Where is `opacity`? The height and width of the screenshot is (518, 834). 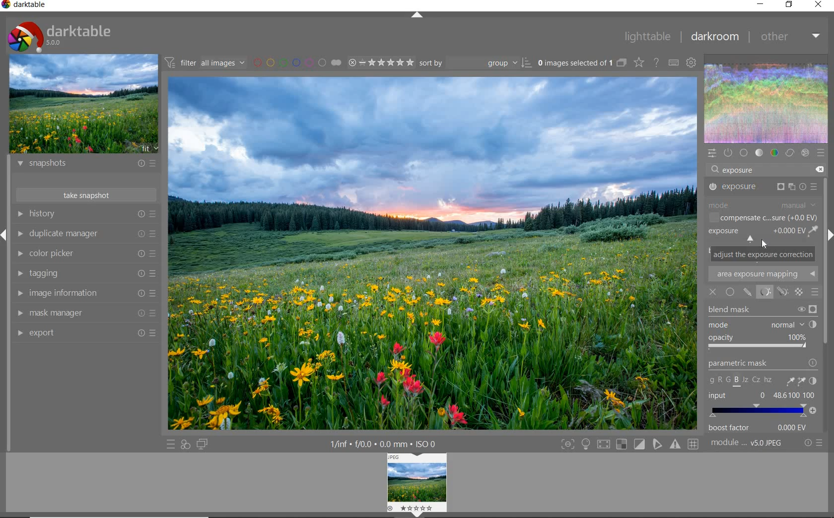
opacity is located at coordinates (759, 344).